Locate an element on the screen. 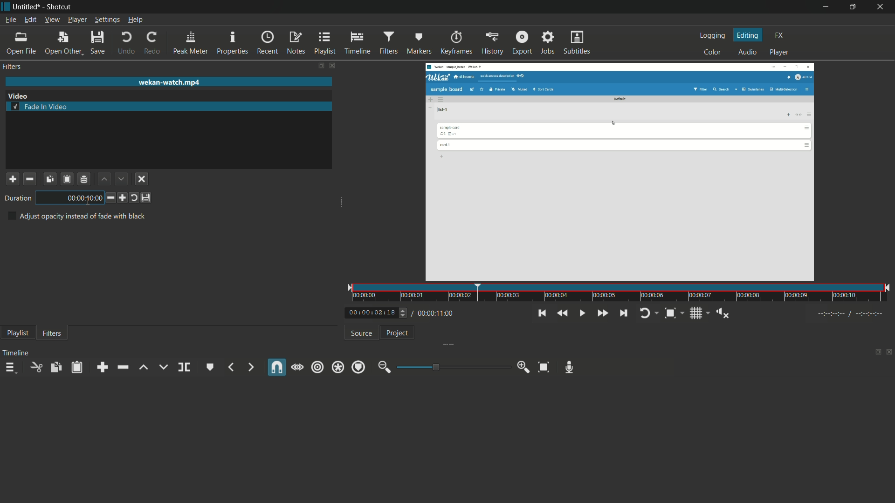 This screenshot has height=503, width=895. app name is located at coordinates (57, 7).